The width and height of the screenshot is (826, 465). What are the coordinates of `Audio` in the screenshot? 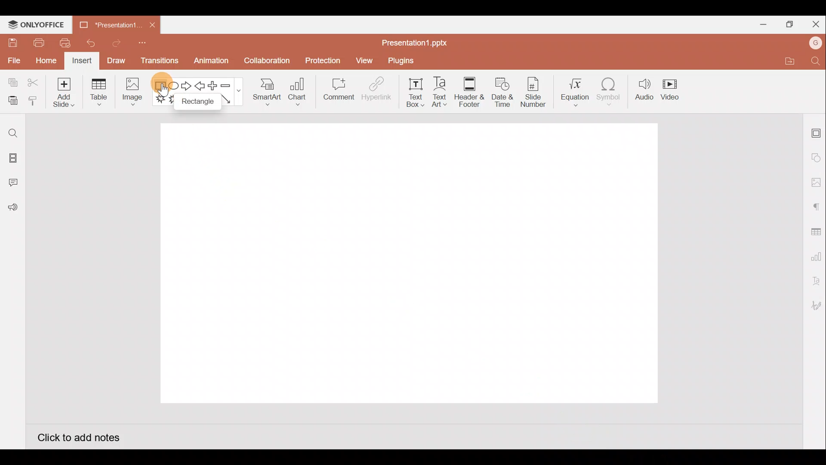 It's located at (644, 90).